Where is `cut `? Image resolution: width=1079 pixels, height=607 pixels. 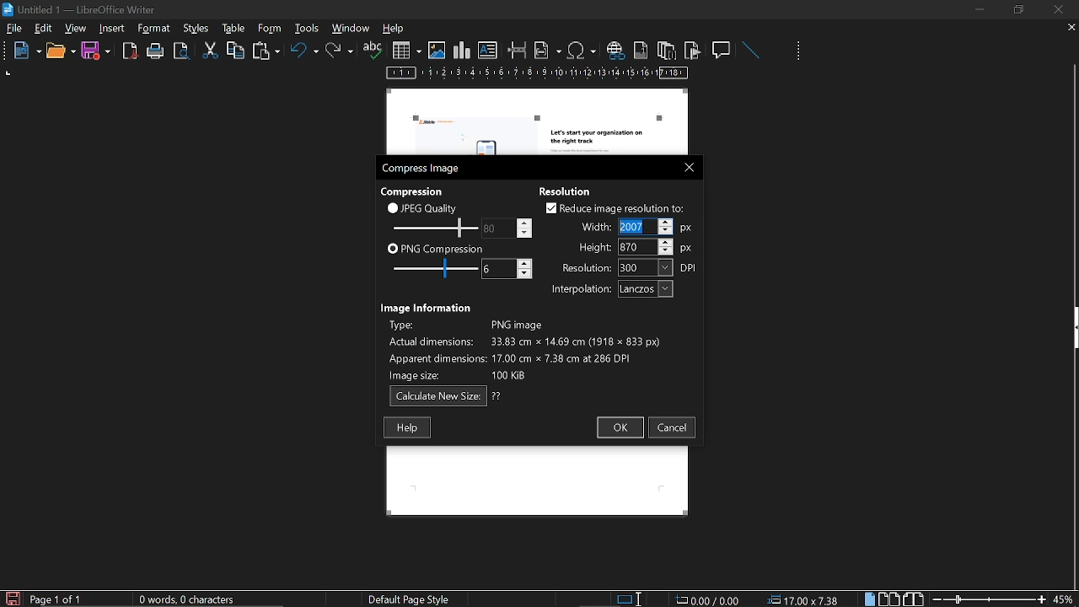 cut  is located at coordinates (211, 51).